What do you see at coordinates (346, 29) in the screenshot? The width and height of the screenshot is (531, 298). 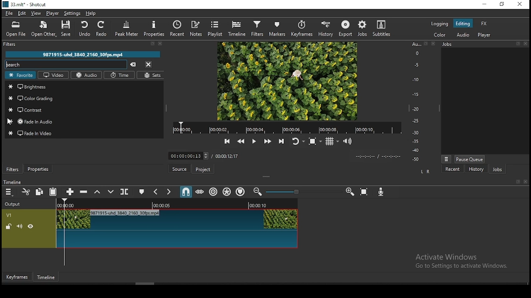 I see `export` at bounding box center [346, 29].